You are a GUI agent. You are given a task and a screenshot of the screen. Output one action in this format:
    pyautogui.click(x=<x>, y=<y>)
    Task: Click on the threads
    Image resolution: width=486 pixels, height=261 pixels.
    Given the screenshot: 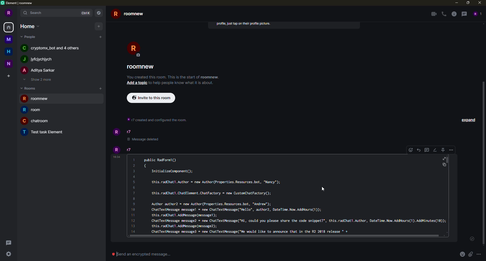 What is the action you would take?
    pyautogui.click(x=8, y=242)
    